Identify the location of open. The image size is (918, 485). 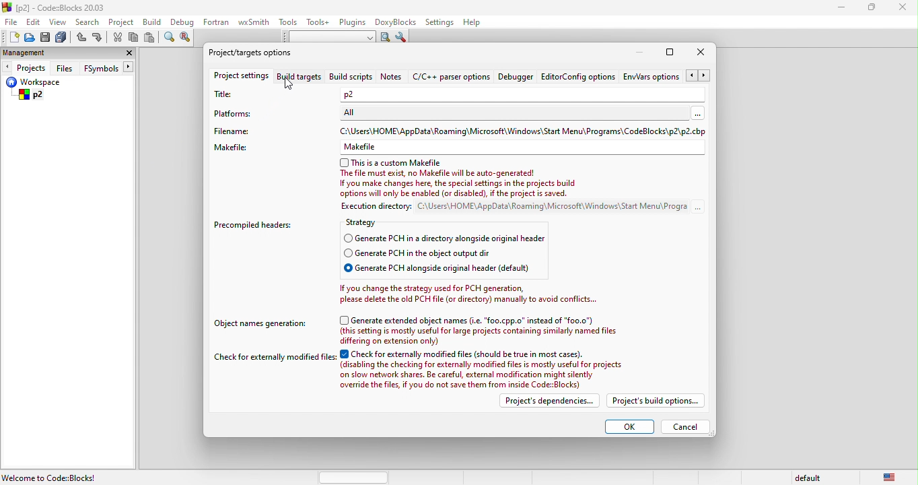
(30, 38).